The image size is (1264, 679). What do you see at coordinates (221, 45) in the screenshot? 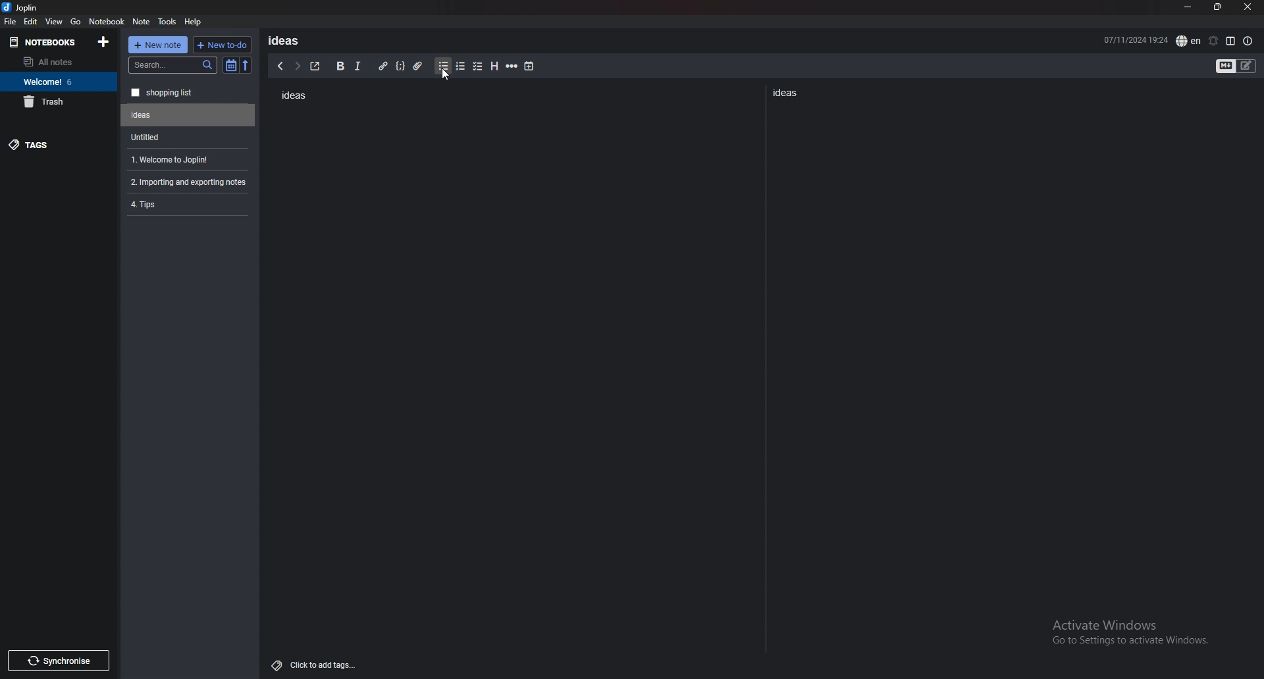
I see `new todo` at bounding box center [221, 45].